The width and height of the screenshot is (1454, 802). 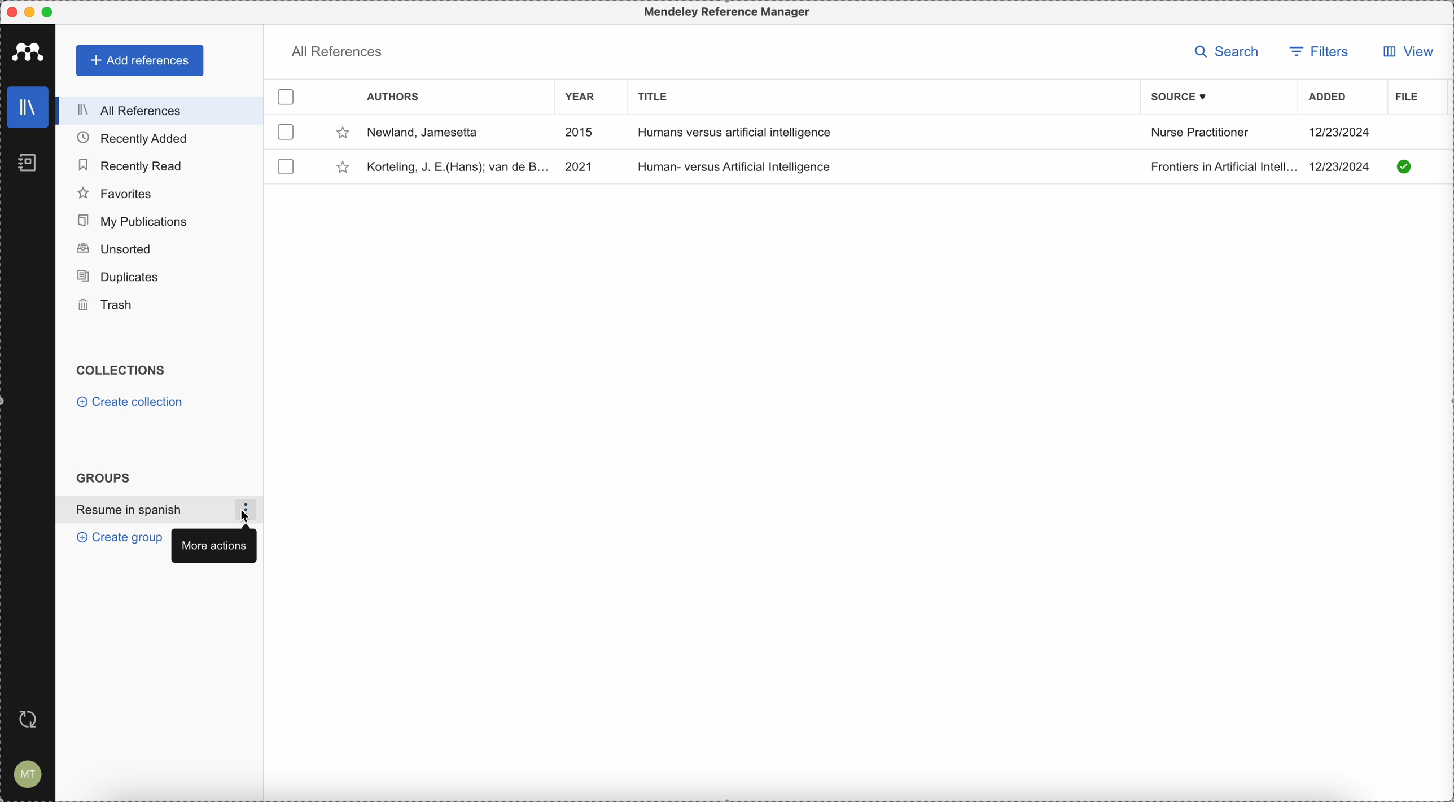 What do you see at coordinates (122, 371) in the screenshot?
I see `collections` at bounding box center [122, 371].